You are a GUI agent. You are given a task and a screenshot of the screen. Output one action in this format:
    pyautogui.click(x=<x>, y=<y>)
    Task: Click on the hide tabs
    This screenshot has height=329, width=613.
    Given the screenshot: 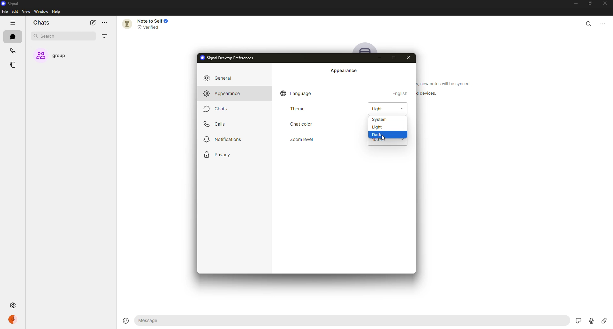 What is the action you would take?
    pyautogui.click(x=13, y=23)
    